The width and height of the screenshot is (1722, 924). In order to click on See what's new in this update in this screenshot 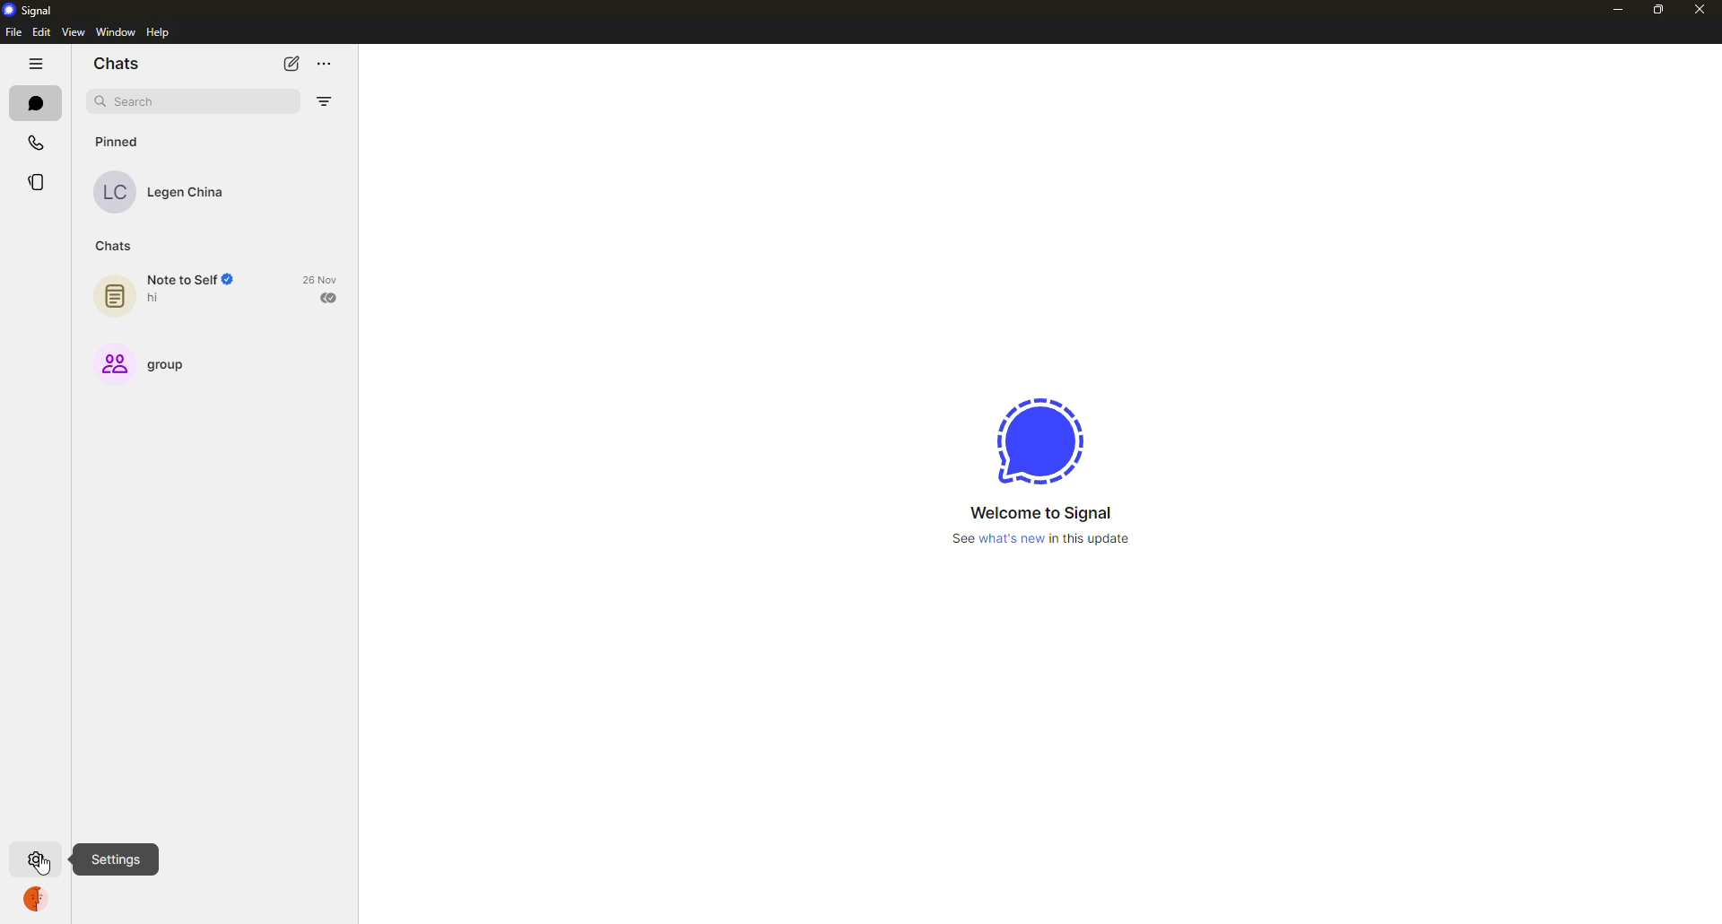, I will do `click(1043, 541)`.